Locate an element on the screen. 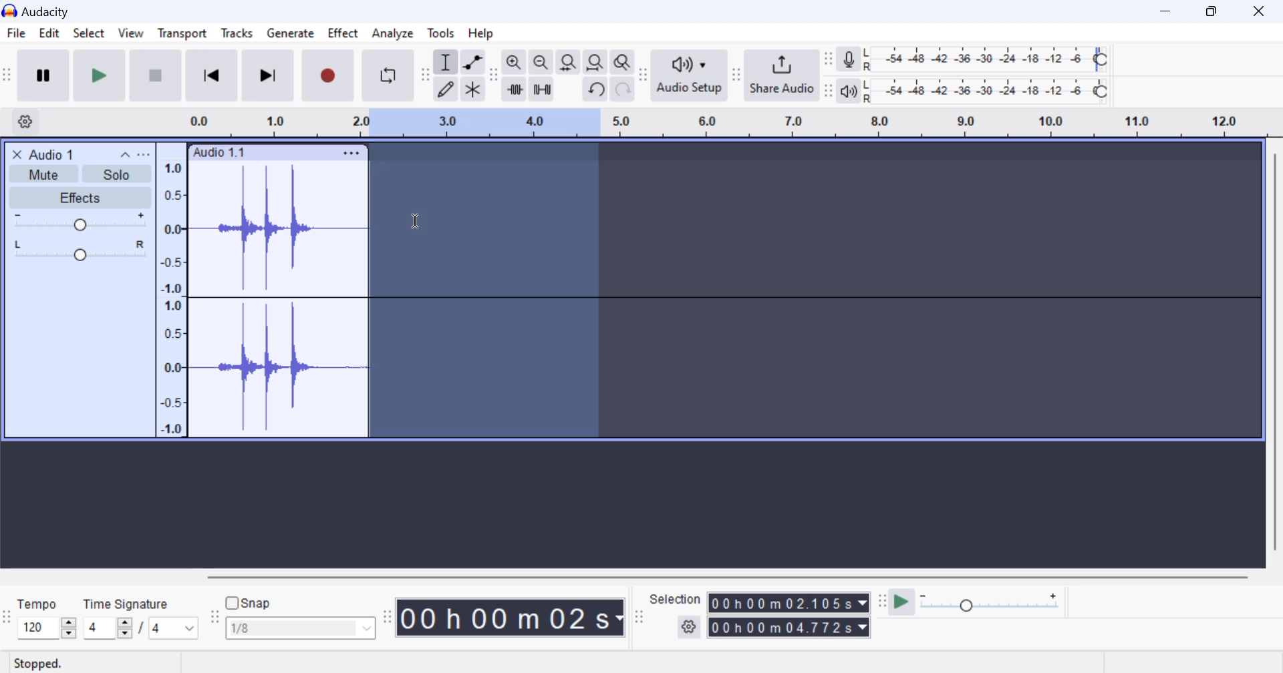 Image resolution: width=1283 pixels, height=673 pixels. silence audio selection is located at coordinates (542, 90).